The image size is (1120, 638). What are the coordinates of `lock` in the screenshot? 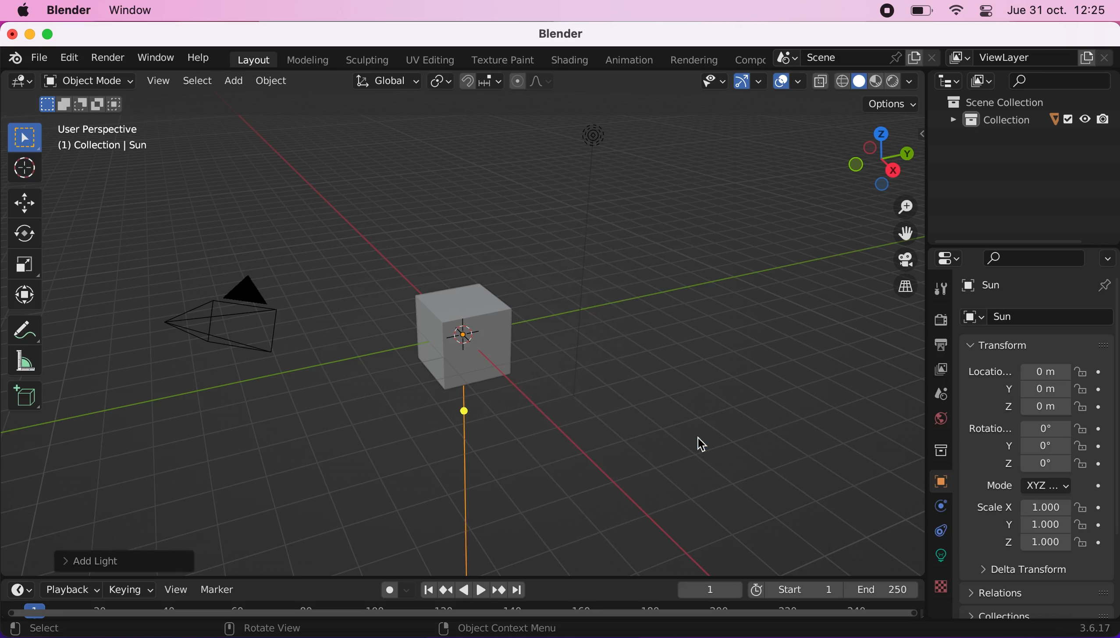 It's located at (1098, 465).